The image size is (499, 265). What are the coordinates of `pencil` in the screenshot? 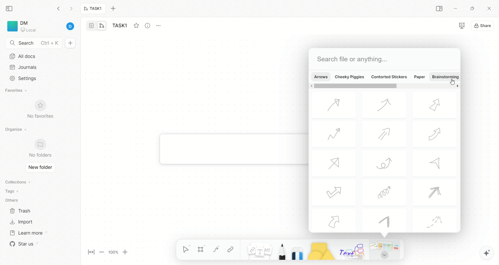 It's located at (280, 250).